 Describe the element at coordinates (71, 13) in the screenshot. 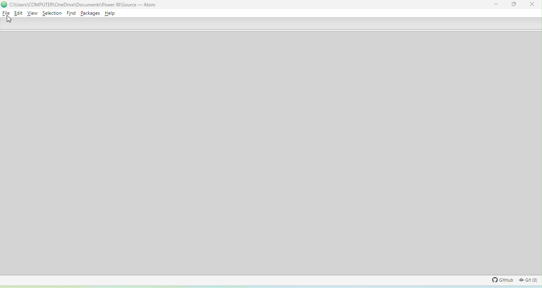

I see `find menu` at that location.